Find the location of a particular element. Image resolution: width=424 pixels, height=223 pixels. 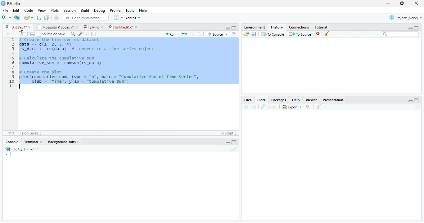

Show in new window is located at coordinates (23, 35).